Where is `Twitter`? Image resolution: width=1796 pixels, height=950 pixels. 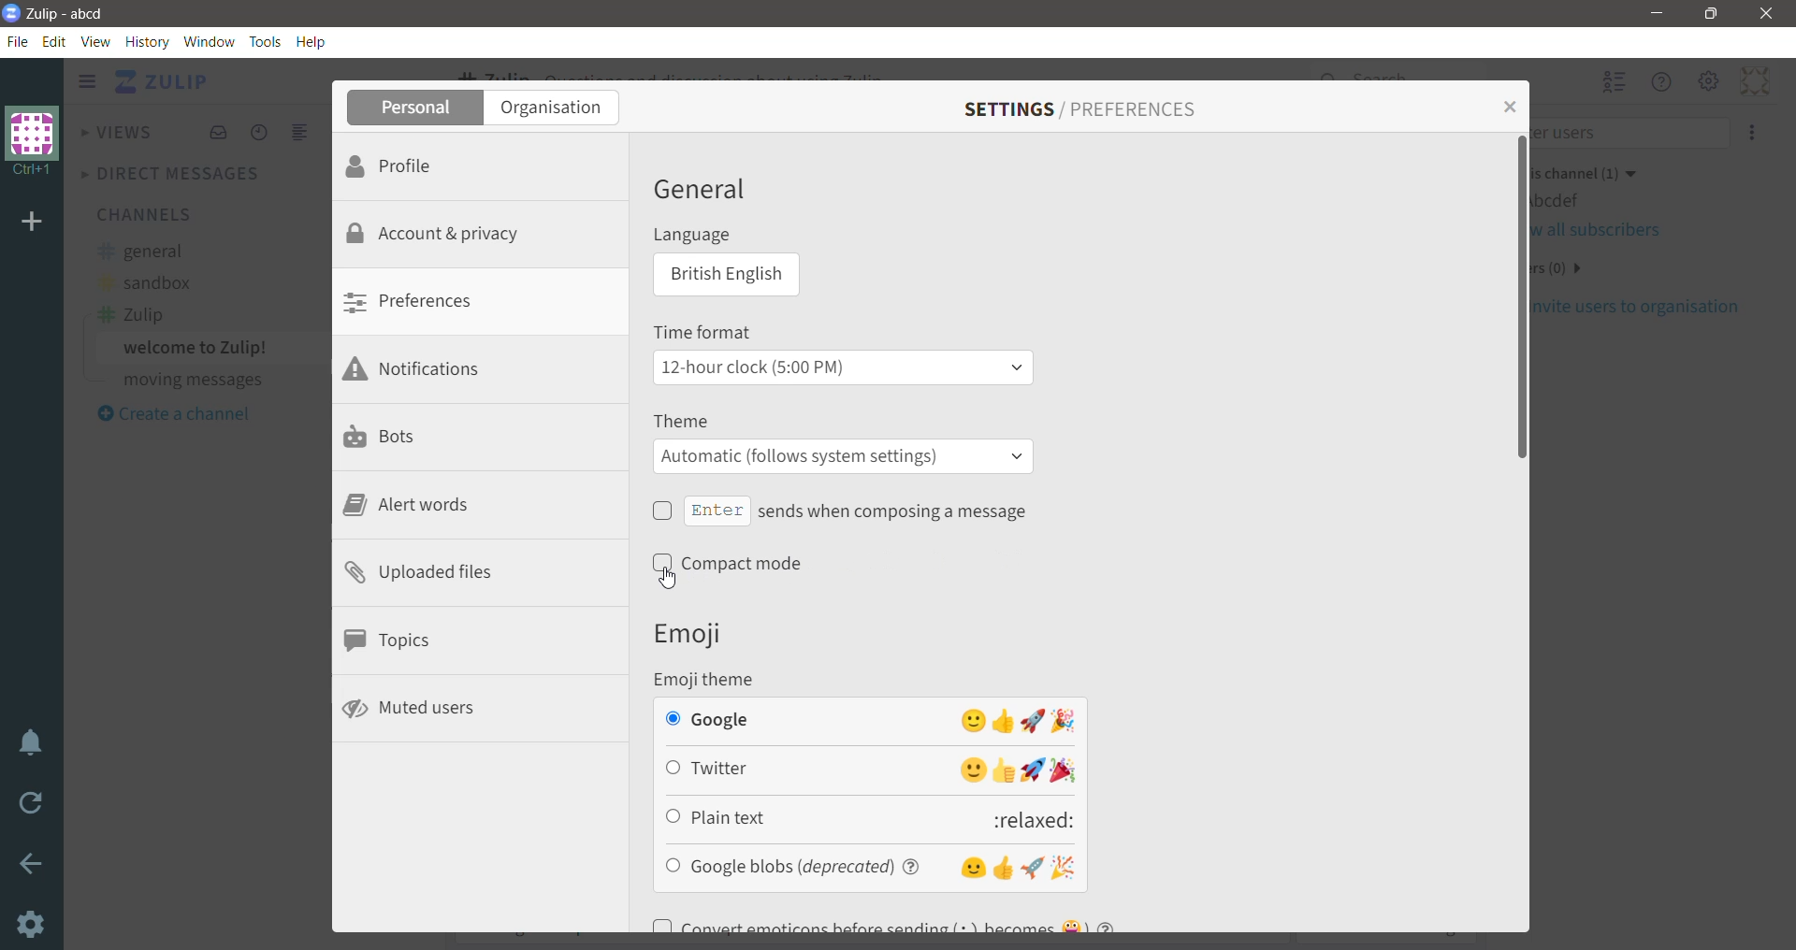
Twitter is located at coordinates (871, 771).